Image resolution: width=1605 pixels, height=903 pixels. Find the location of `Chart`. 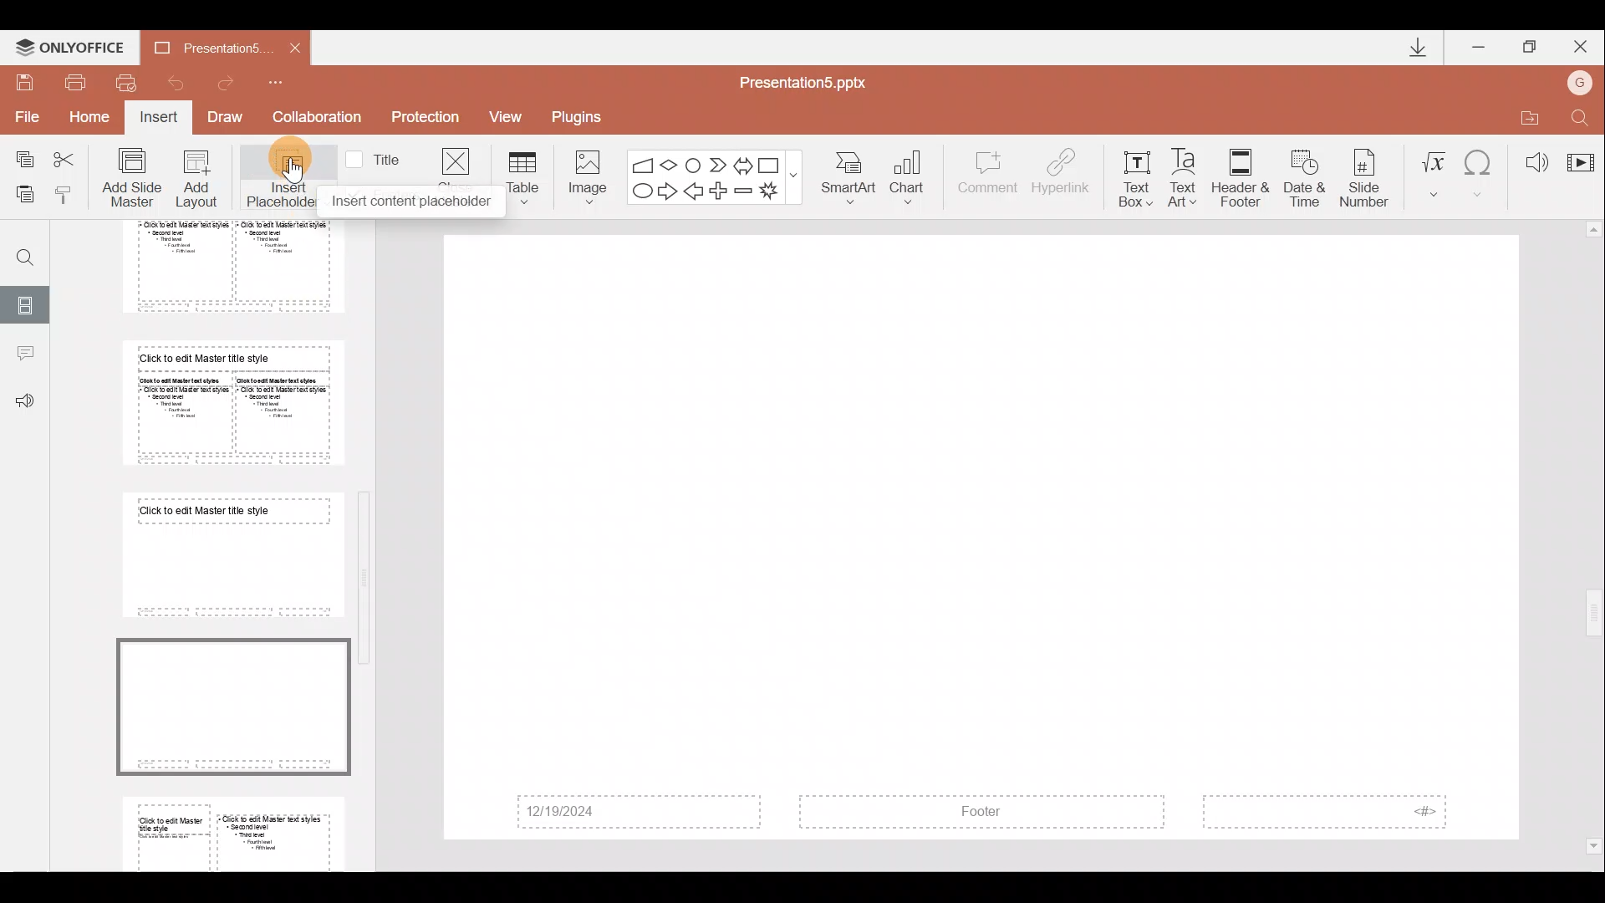

Chart is located at coordinates (918, 179).